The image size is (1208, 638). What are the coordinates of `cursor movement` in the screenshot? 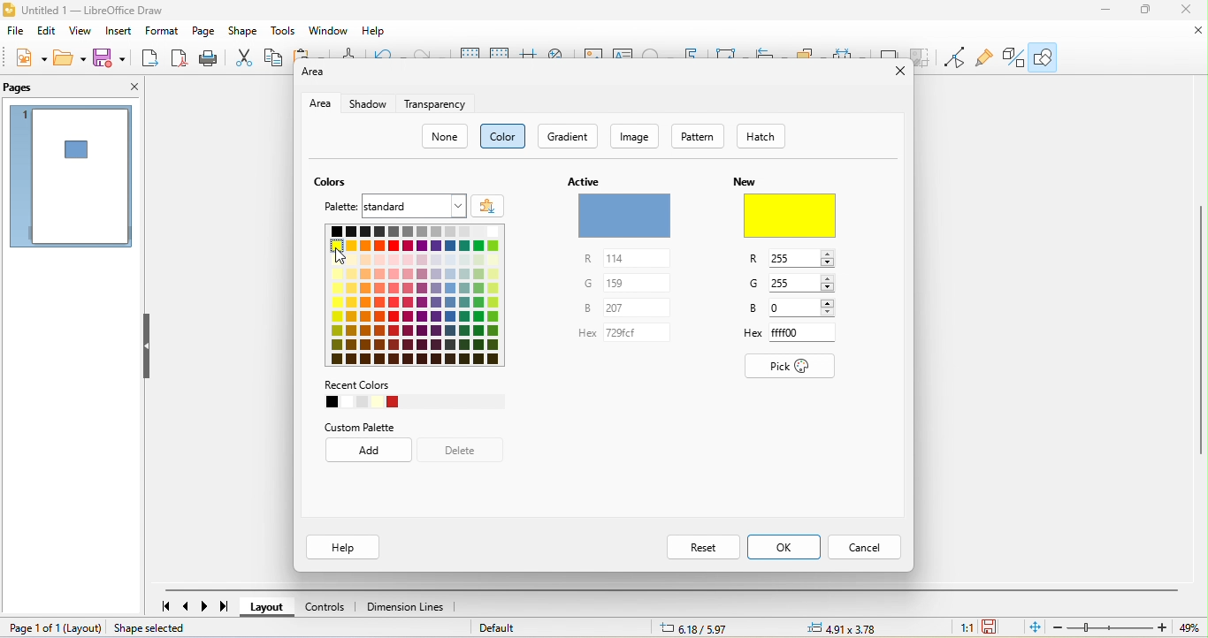 It's located at (342, 255).